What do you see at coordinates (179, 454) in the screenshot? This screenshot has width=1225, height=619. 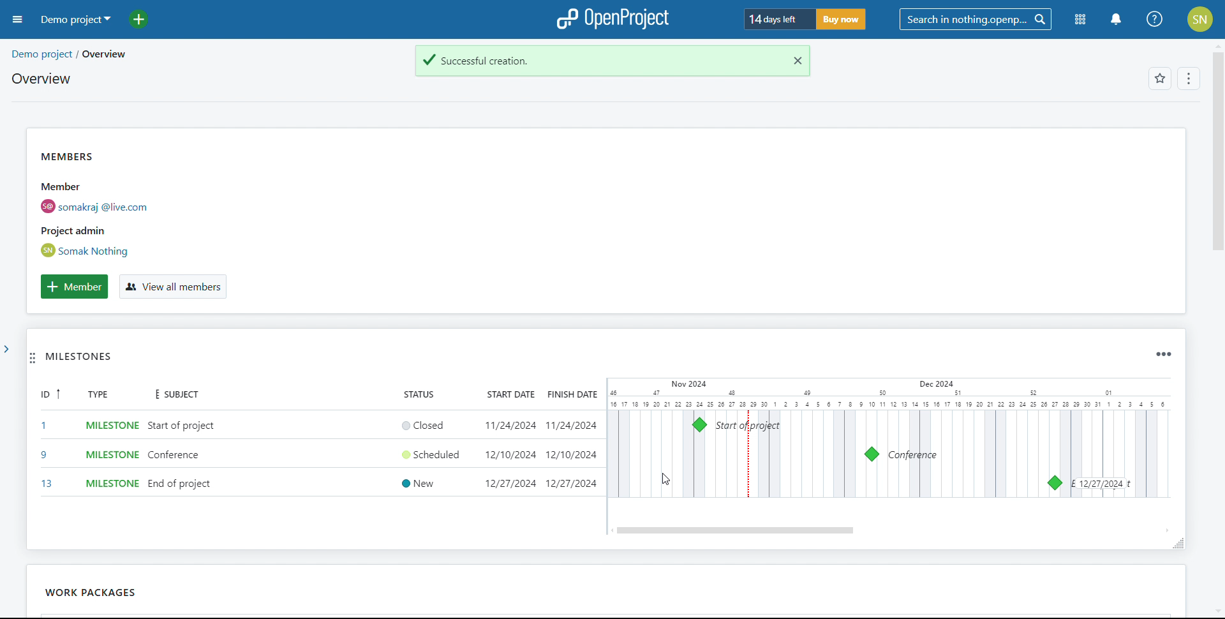 I see `add subject` at bounding box center [179, 454].